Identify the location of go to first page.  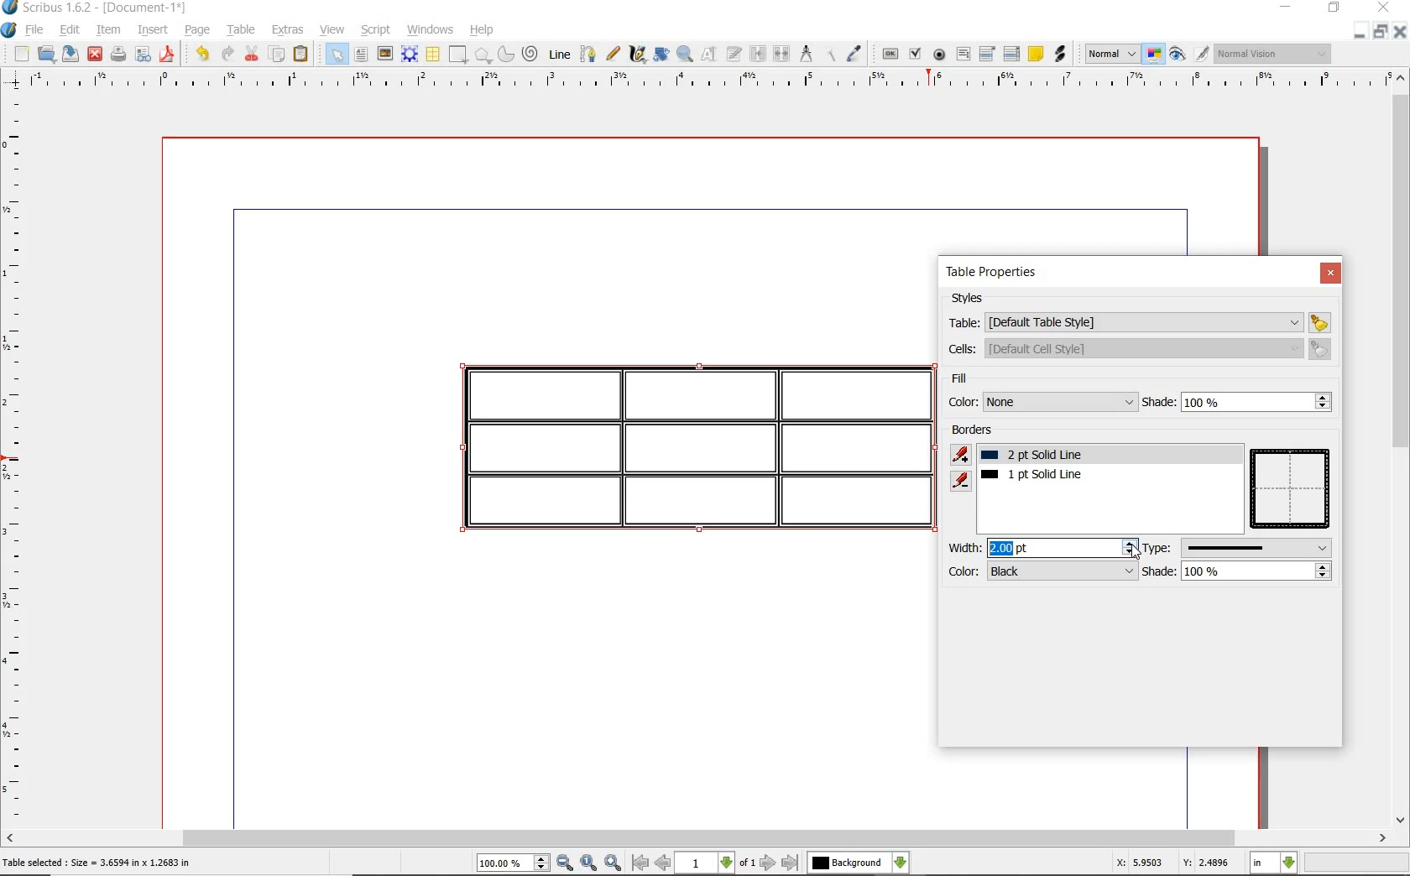
(640, 863).